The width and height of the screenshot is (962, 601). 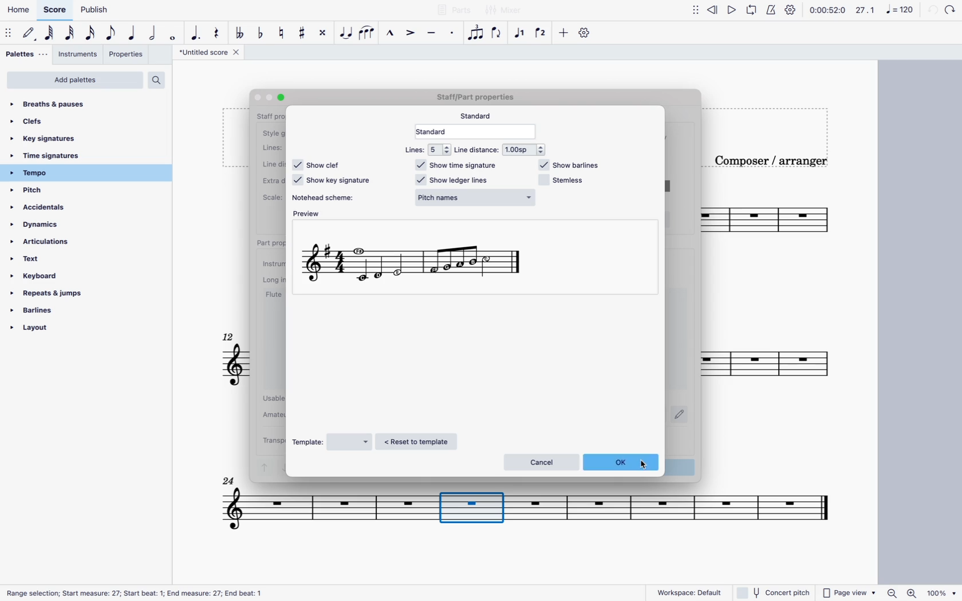 I want to click on key signatures, so click(x=45, y=140).